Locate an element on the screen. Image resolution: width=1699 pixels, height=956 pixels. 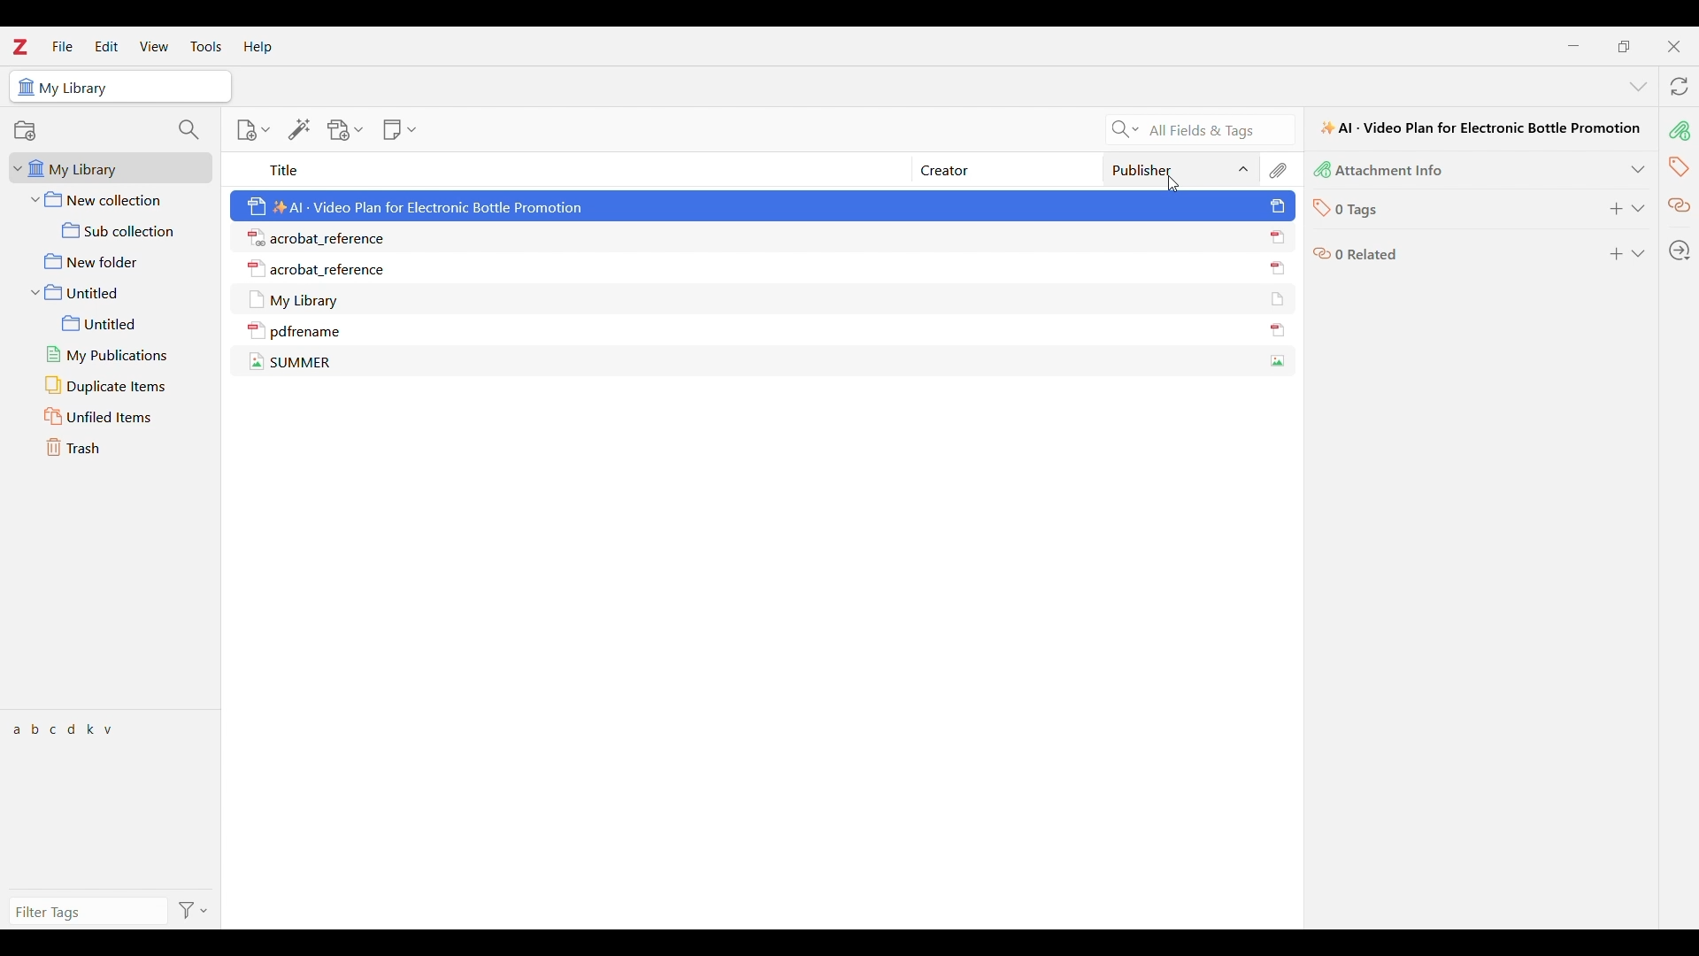
Untitled is located at coordinates (115, 324).